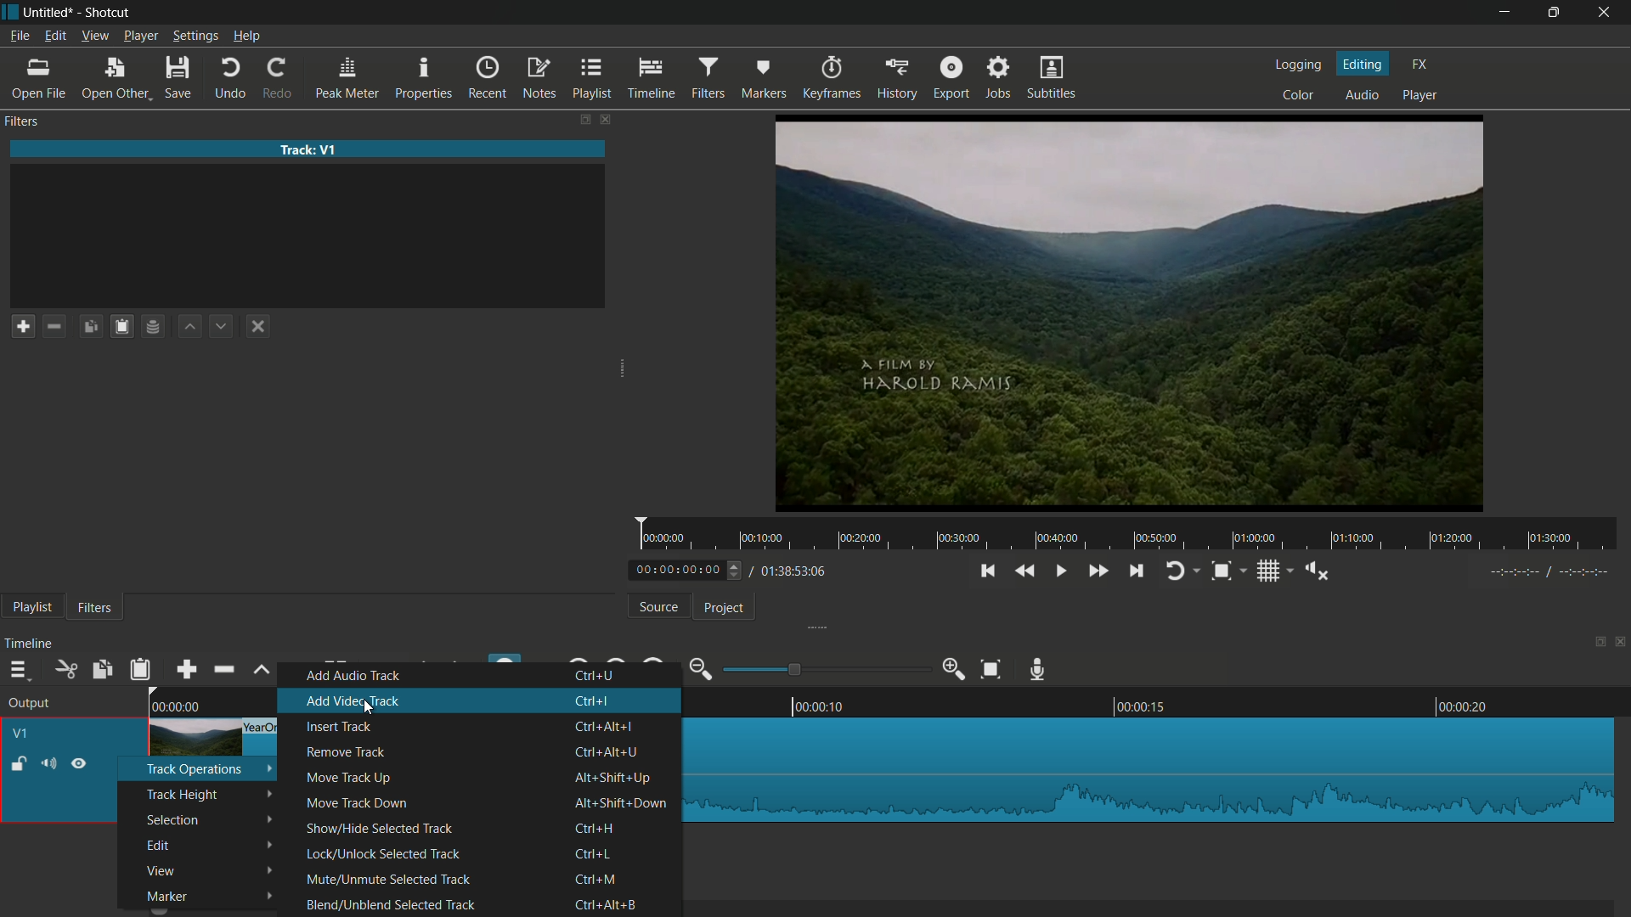 The height and width of the screenshot is (917, 1631). Describe the element at coordinates (896, 79) in the screenshot. I see `history` at that location.